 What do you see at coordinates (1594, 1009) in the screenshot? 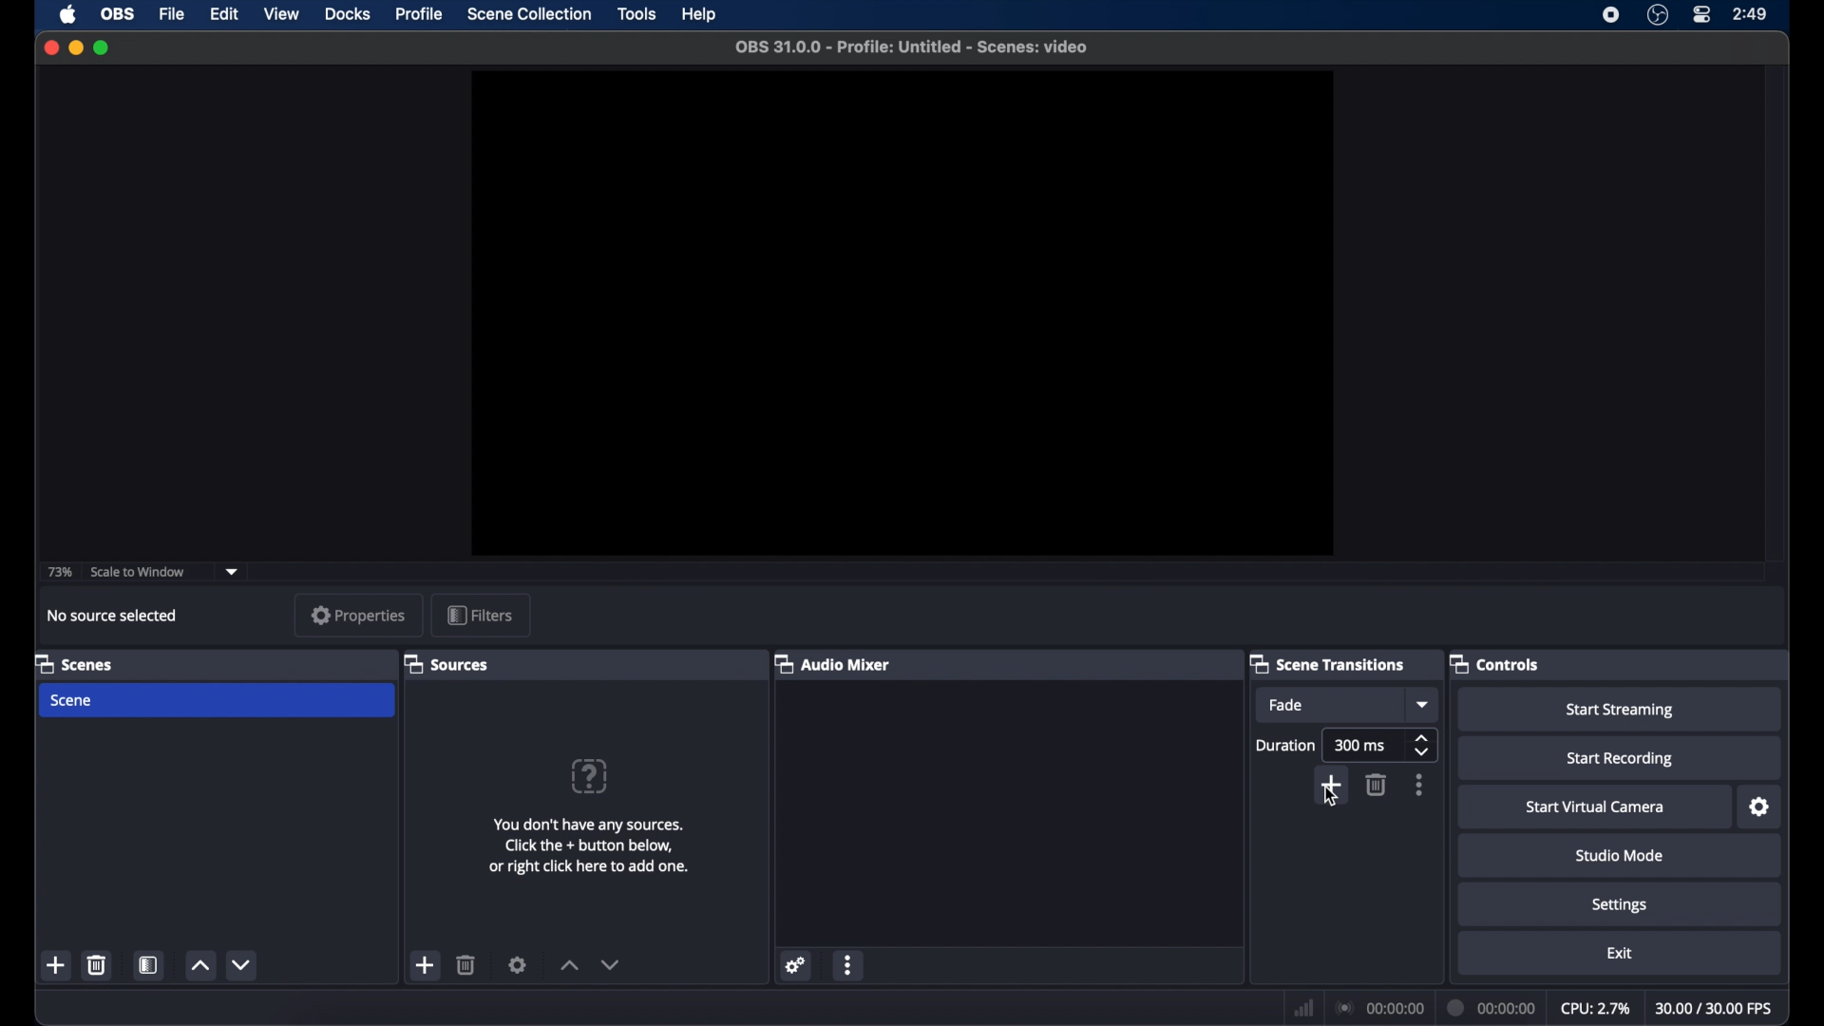
I see `cpu` at bounding box center [1594, 1009].